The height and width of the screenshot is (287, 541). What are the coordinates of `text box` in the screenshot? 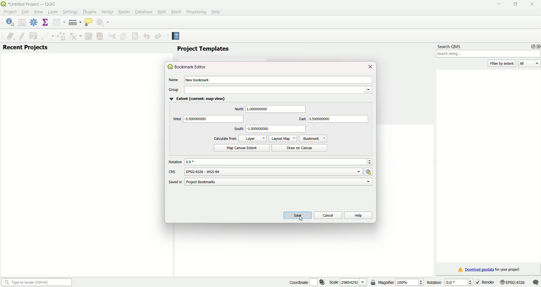 It's located at (338, 119).